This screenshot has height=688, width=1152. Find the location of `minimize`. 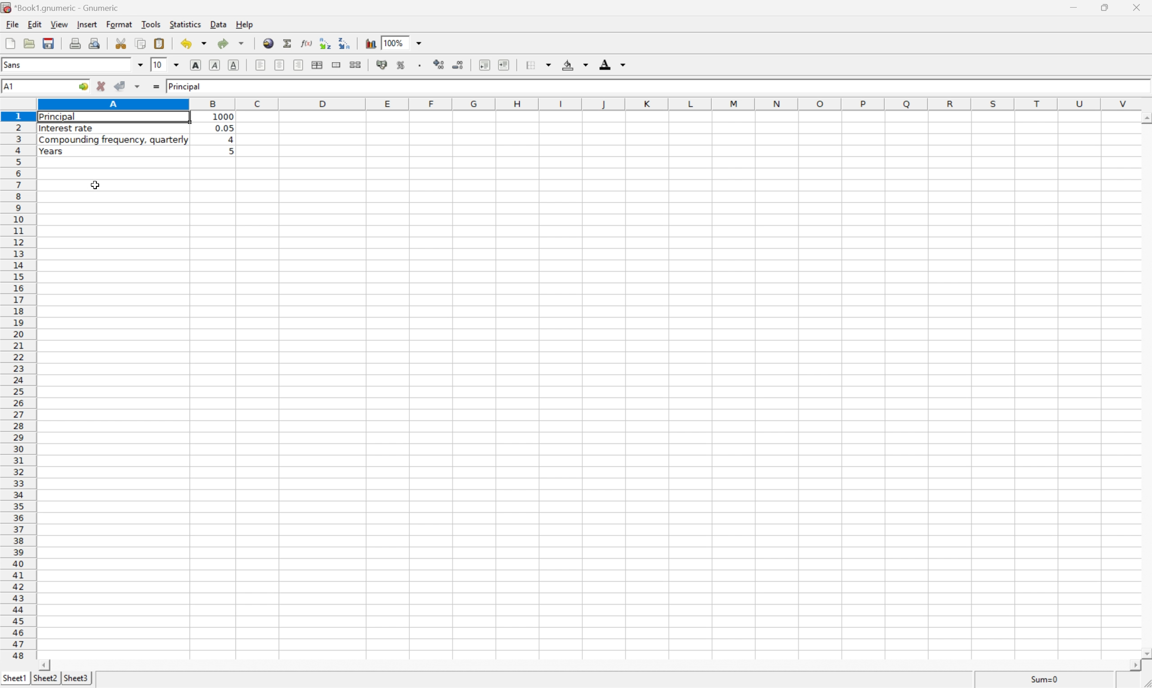

minimize is located at coordinates (1076, 7).